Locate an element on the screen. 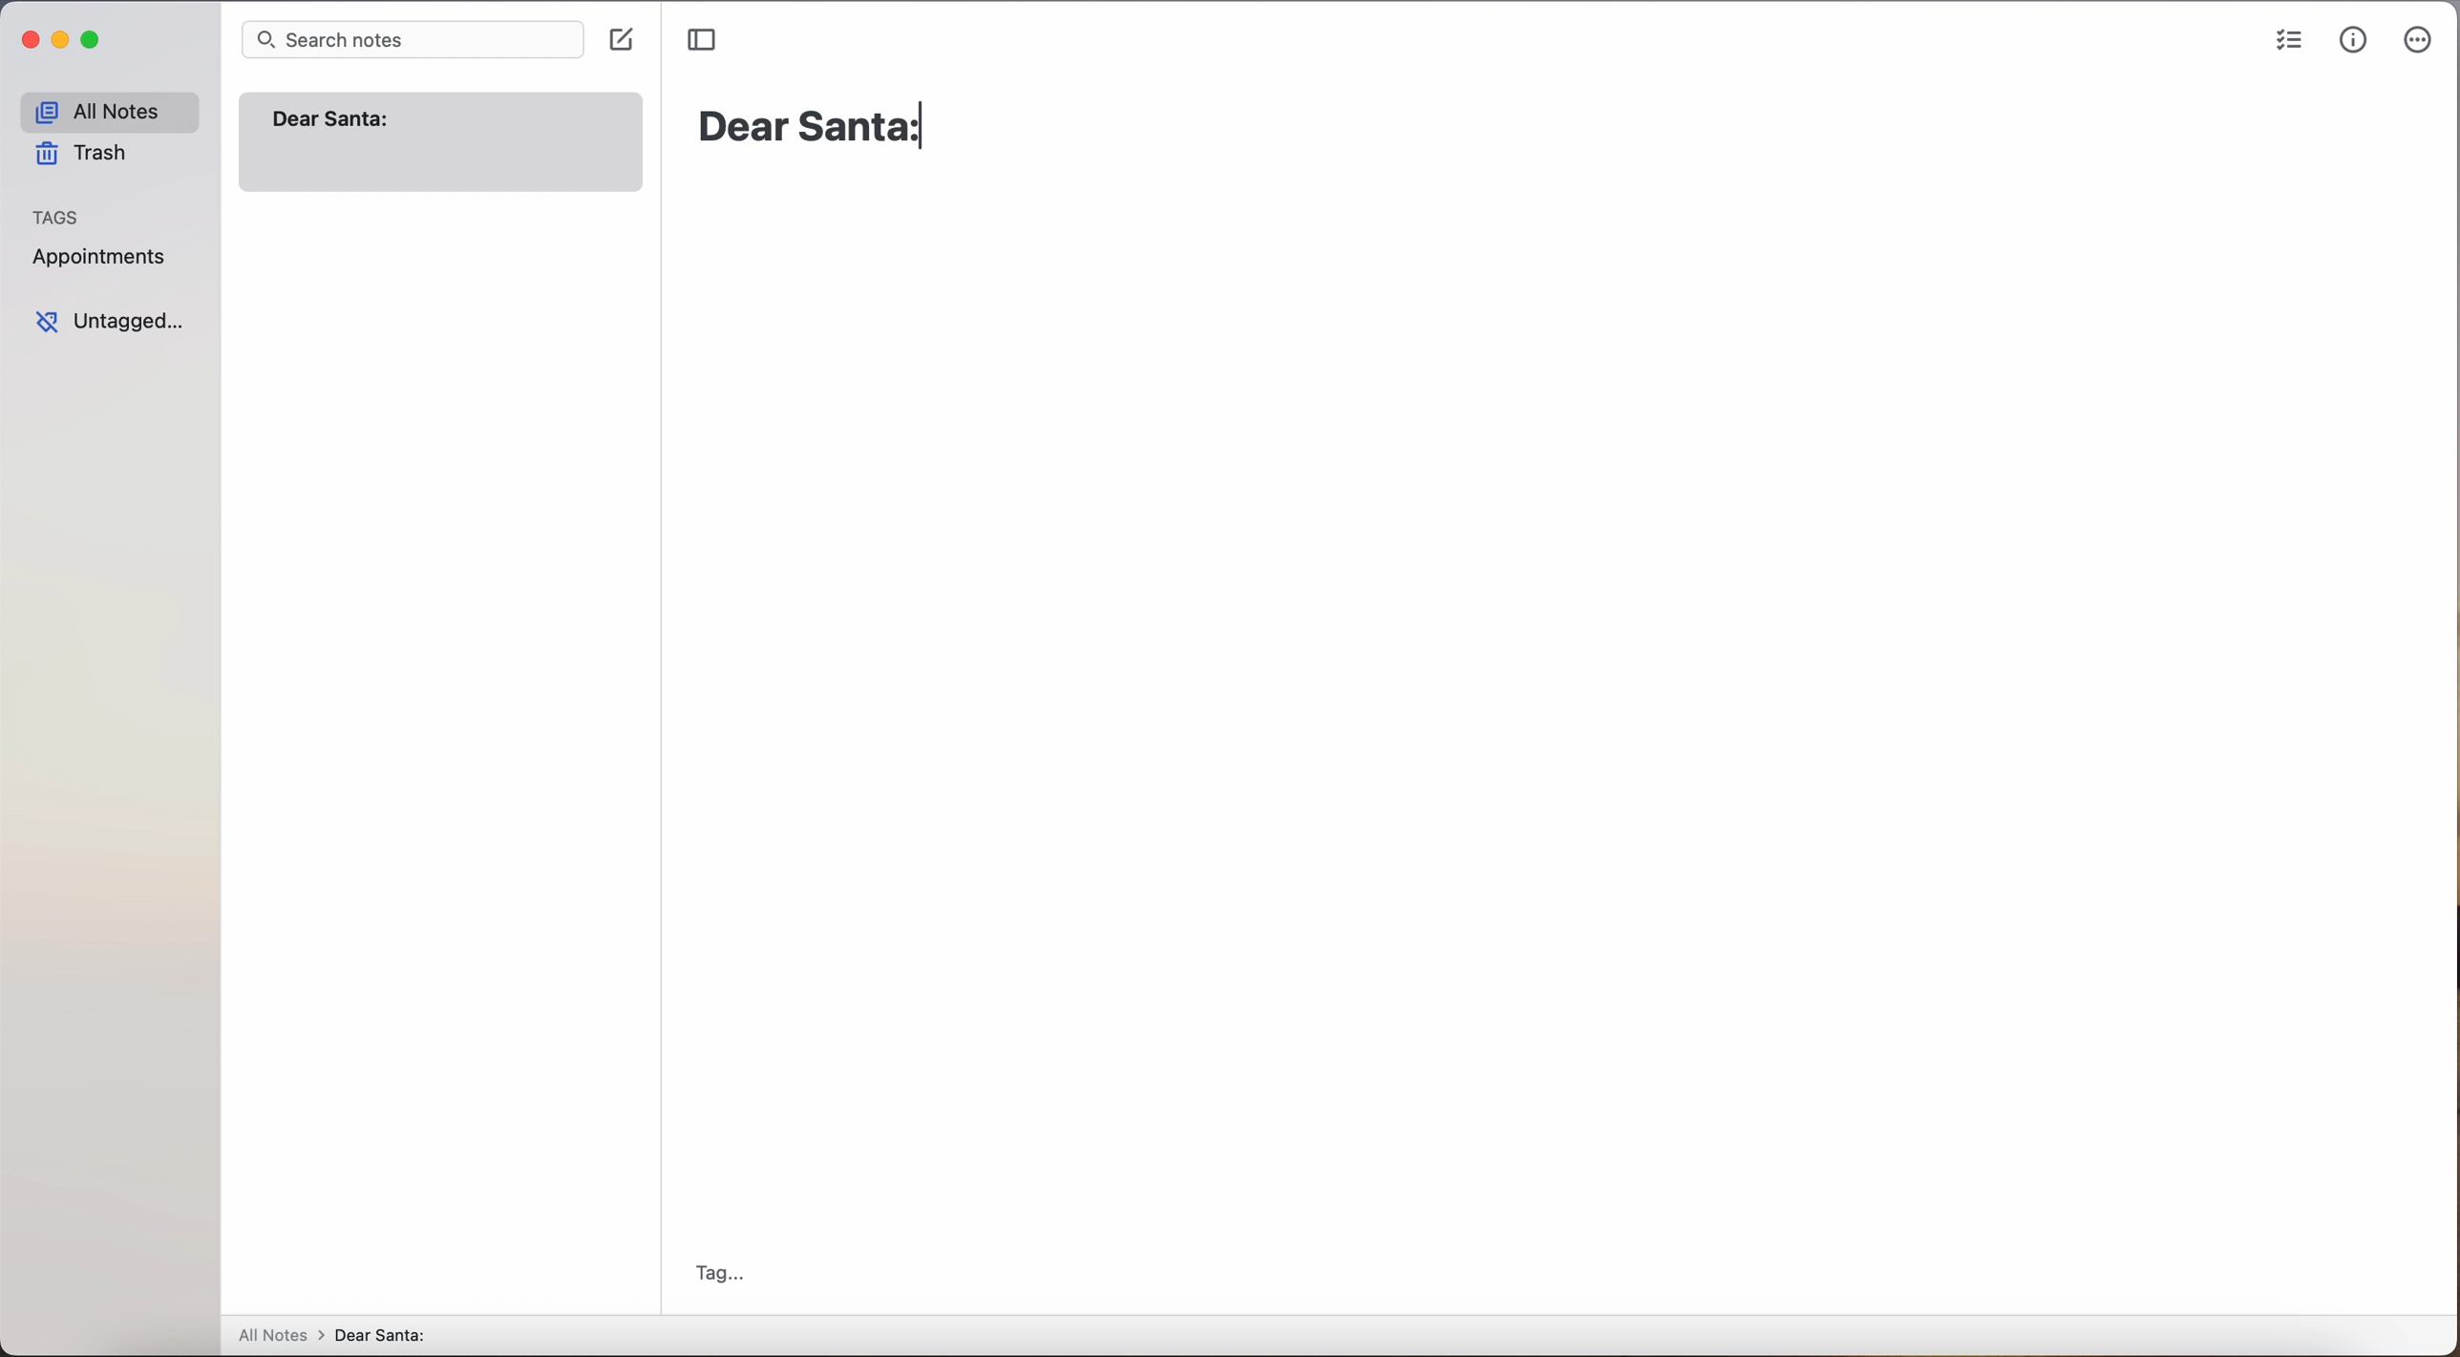 The width and height of the screenshot is (2460, 1357). all notes is located at coordinates (112, 109).